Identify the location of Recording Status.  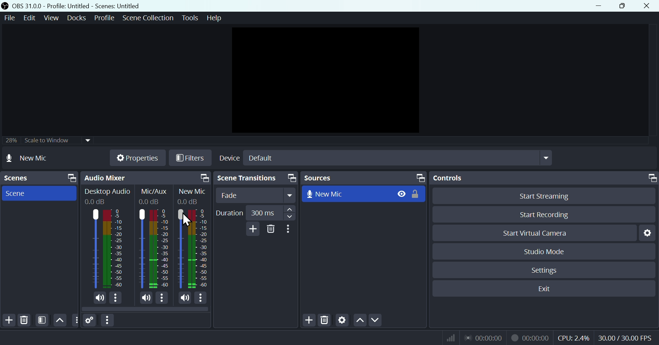
(531, 337).